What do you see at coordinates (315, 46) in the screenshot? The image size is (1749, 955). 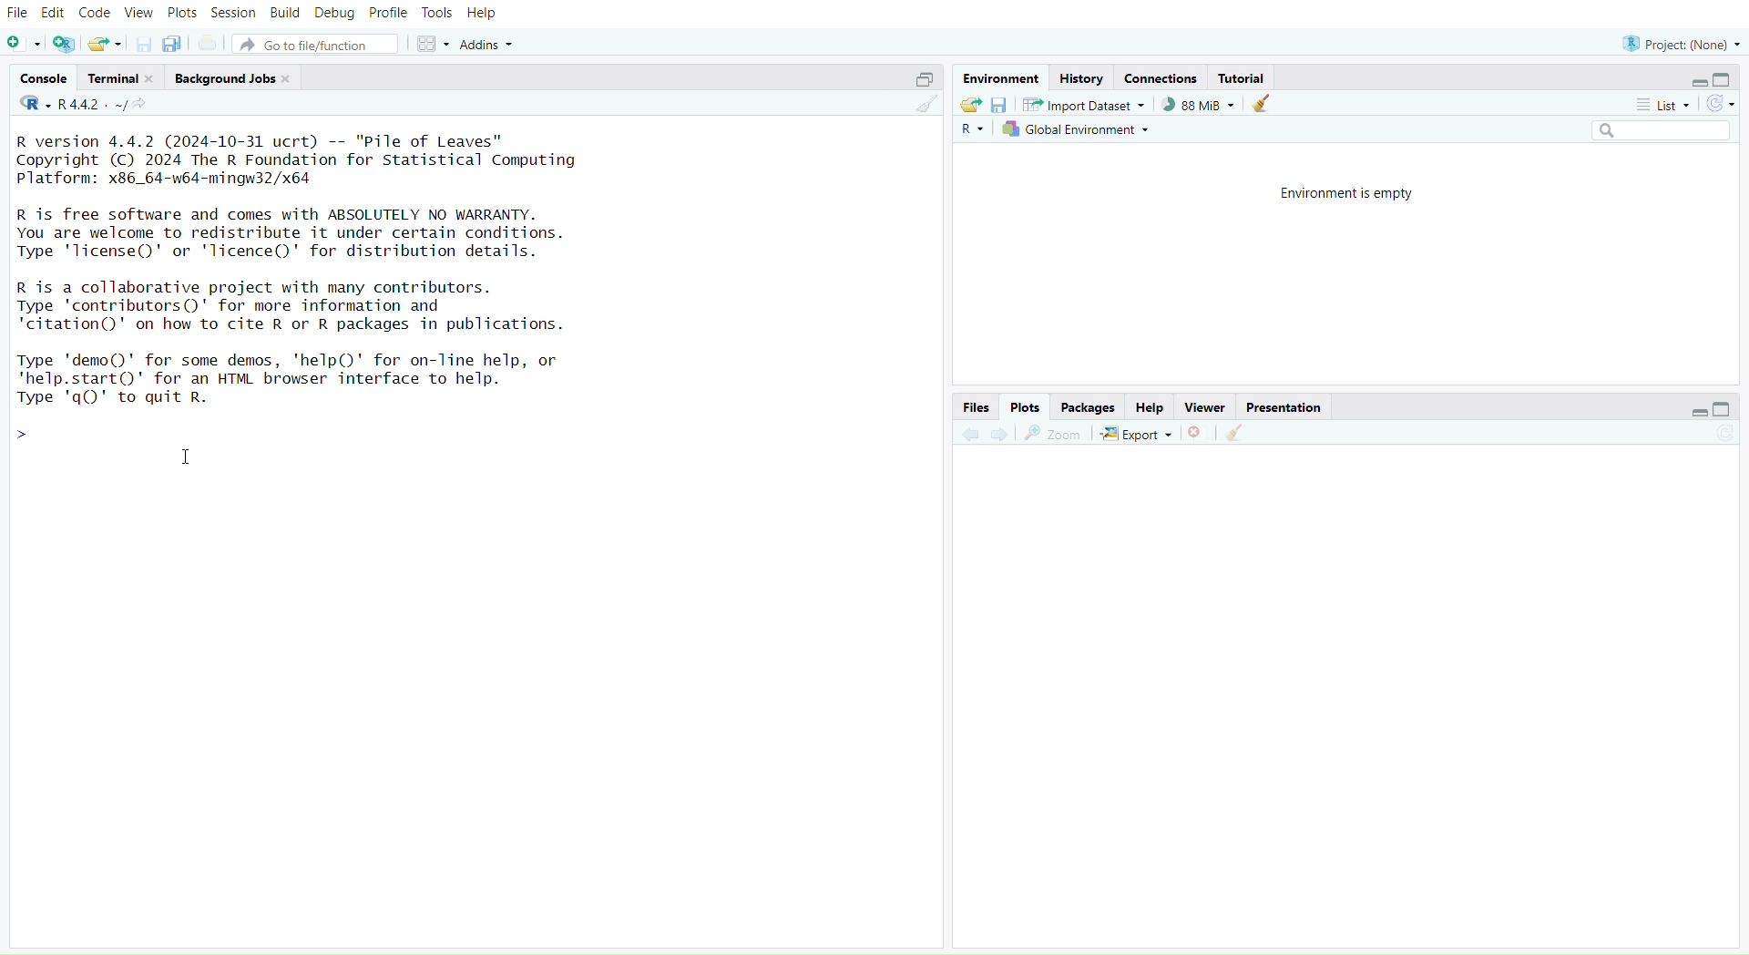 I see `go to file/function` at bounding box center [315, 46].